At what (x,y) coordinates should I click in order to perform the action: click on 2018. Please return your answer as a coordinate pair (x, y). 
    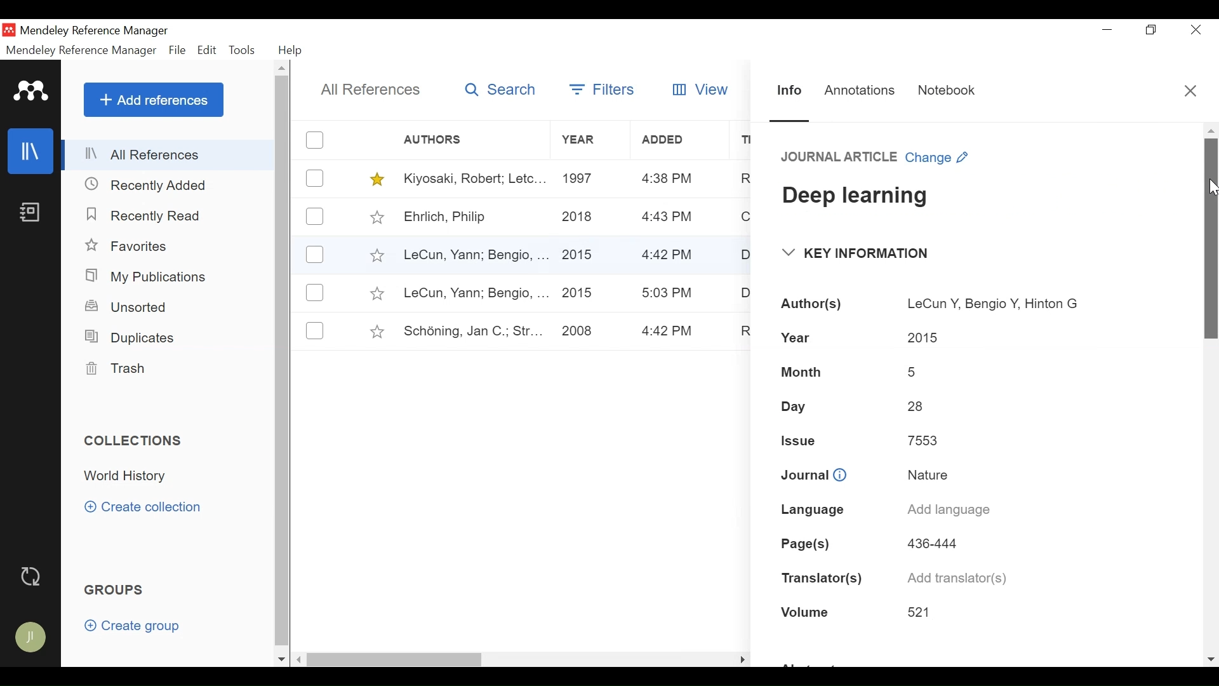
    Looking at the image, I should click on (578, 218).